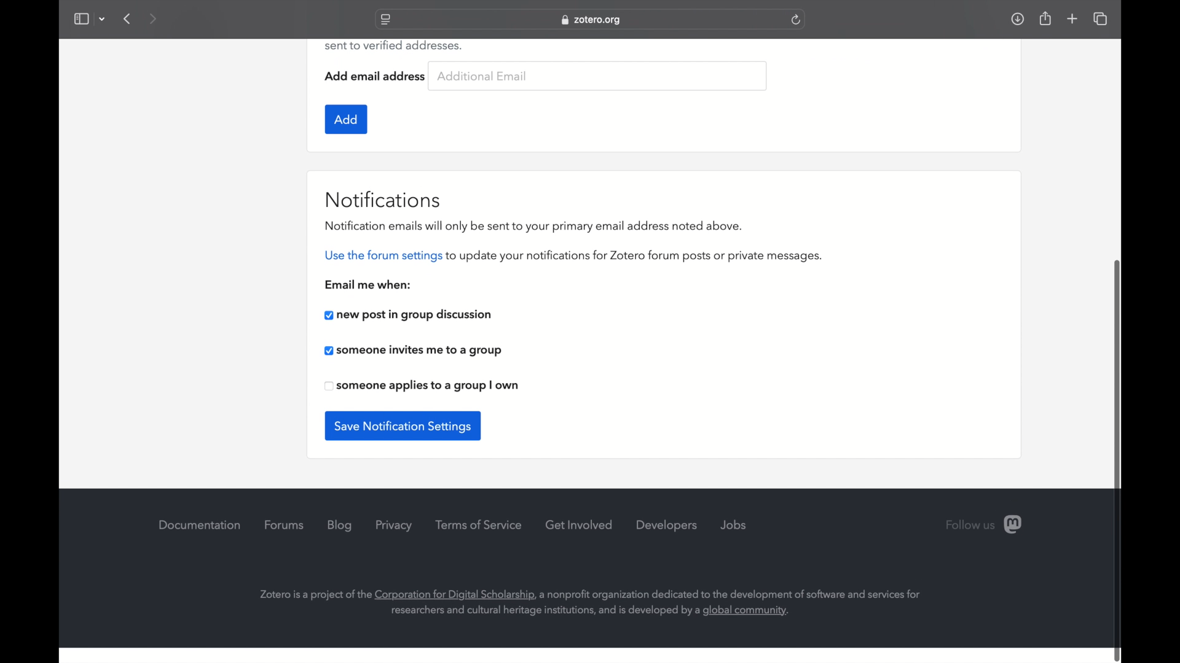  I want to click on show sidebar, so click(81, 18).